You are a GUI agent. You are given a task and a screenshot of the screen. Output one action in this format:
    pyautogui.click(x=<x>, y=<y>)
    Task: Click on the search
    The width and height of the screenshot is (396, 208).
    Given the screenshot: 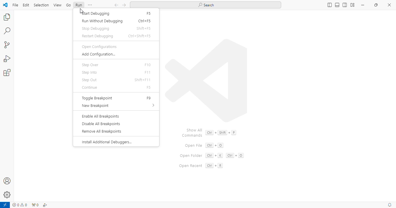 What is the action you would take?
    pyautogui.click(x=206, y=5)
    